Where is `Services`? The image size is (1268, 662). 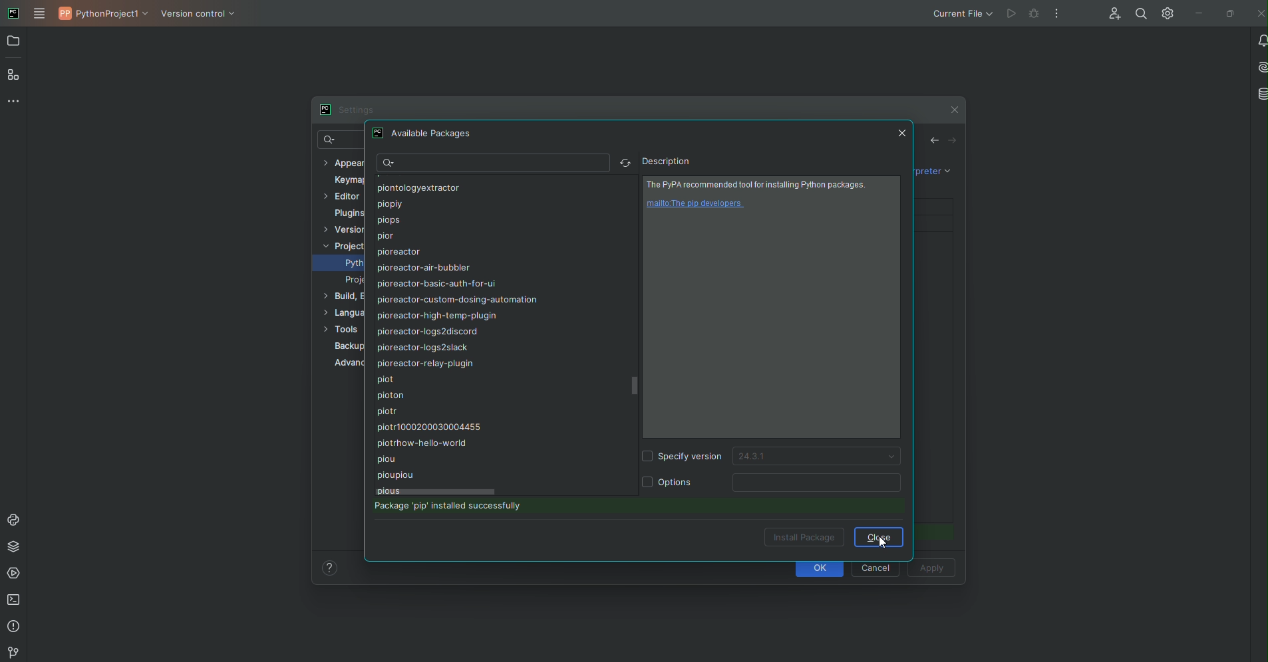 Services is located at coordinates (14, 575).